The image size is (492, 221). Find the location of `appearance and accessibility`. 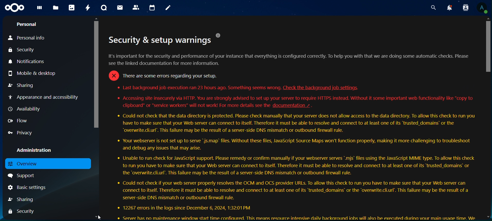

appearance and accessibility is located at coordinates (45, 97).